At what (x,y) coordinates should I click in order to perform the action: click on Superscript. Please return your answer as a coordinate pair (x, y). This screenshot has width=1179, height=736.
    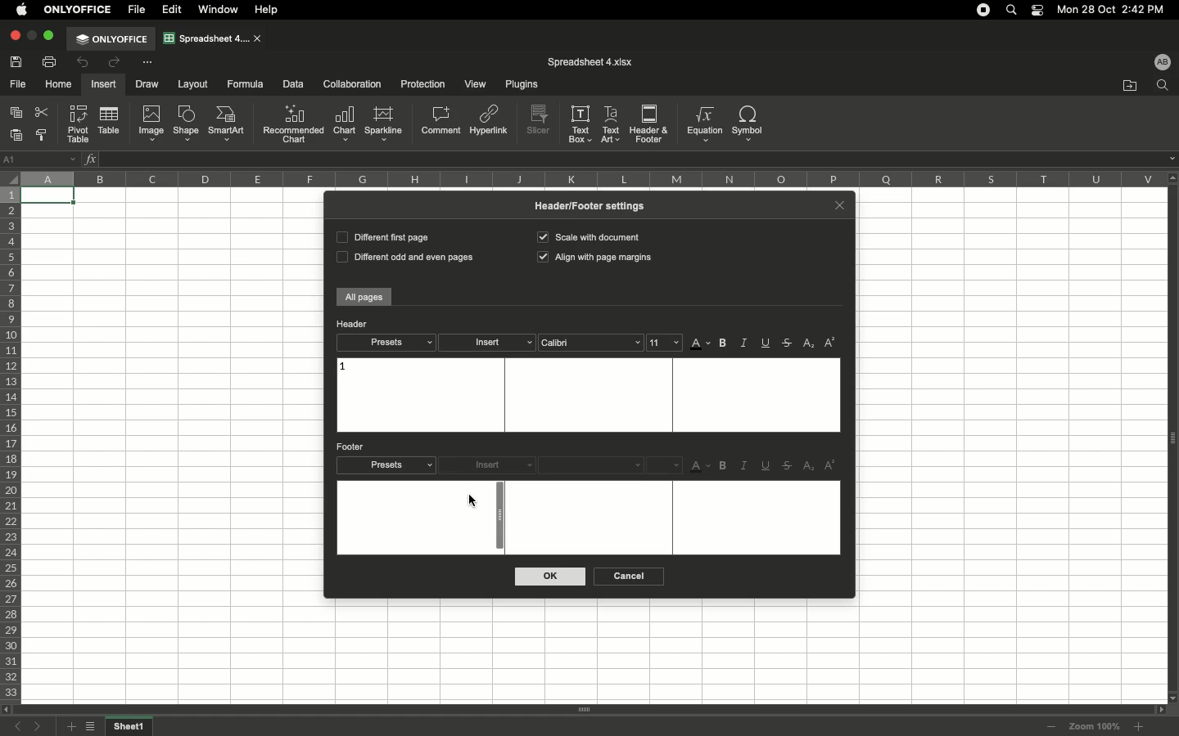
    Looking at the image, I should click on (830, 343).